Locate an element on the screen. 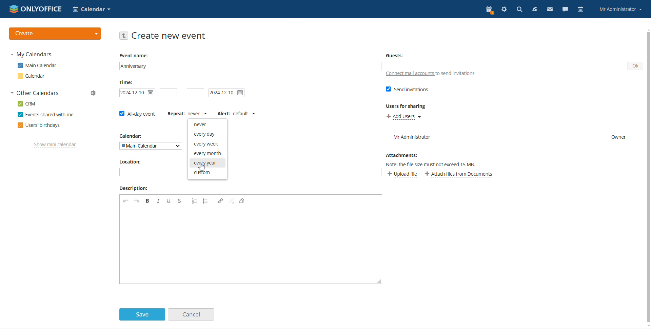 The height and width of the screenshot is (329, 651). Calendar: is located at coordinates (128, 135).